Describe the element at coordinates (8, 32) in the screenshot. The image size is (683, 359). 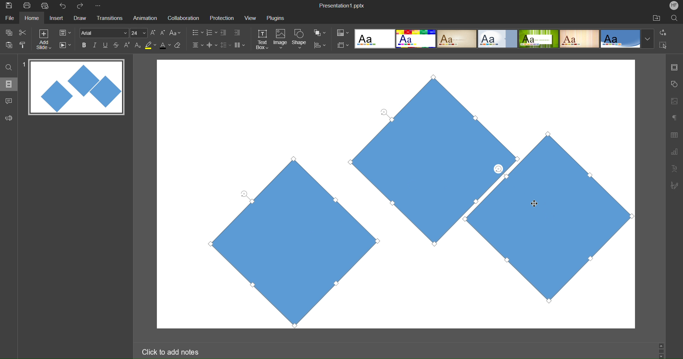
I see `copy` at that location.